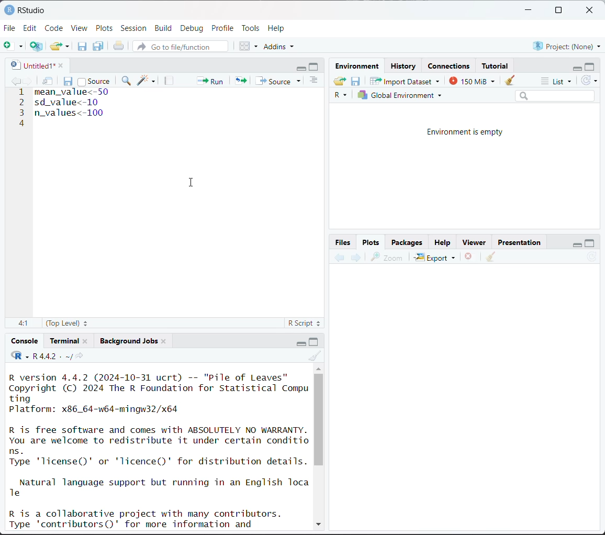 The image size is (605, 535). I want to click on maximize, so click(590, 66).